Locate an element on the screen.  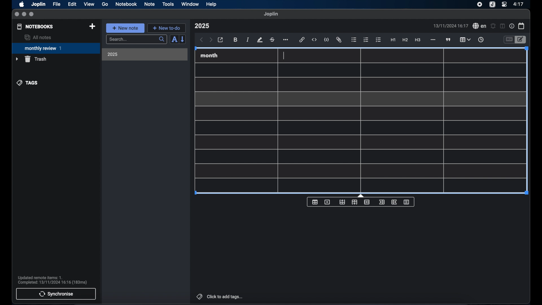
note is located at coordinates (150, 4).